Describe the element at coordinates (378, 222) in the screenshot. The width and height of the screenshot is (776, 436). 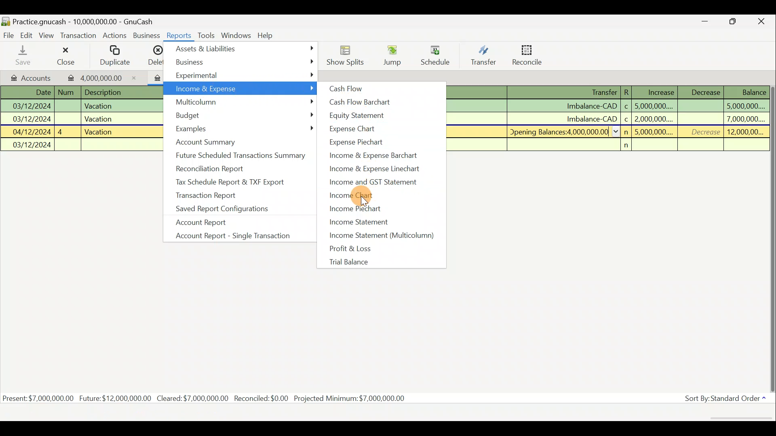
I see `Income statement` at that location.